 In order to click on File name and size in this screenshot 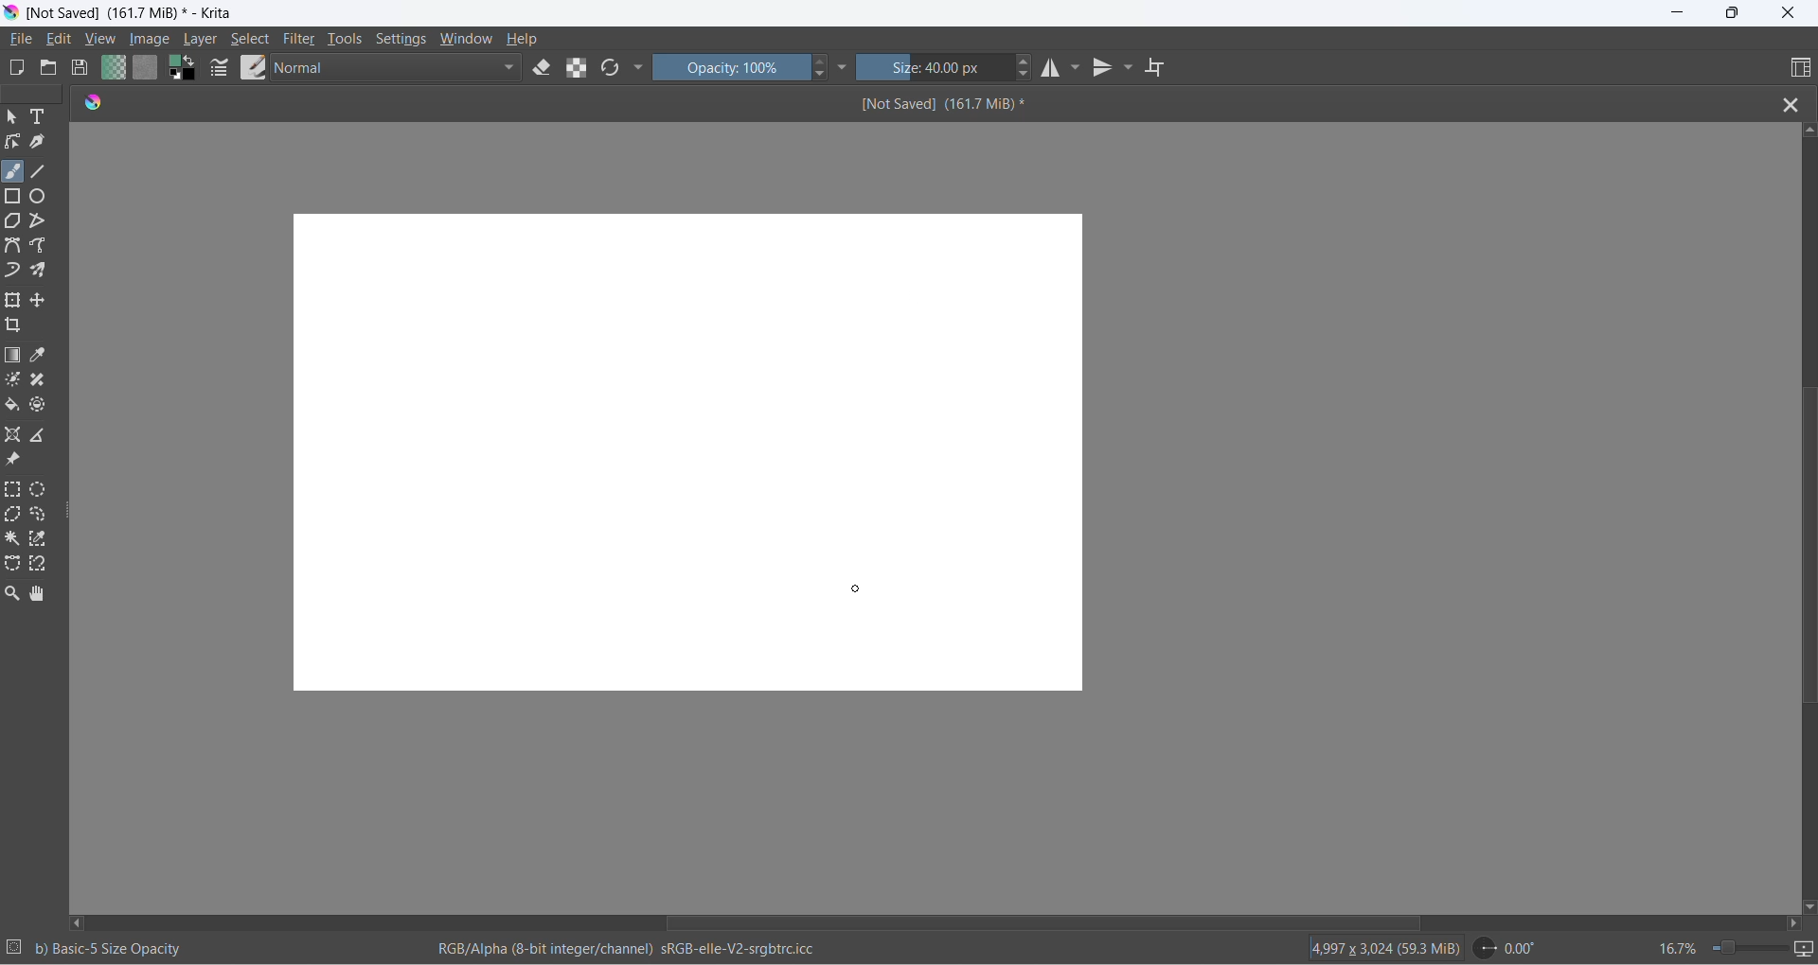, I will do `click(126, 14)`.